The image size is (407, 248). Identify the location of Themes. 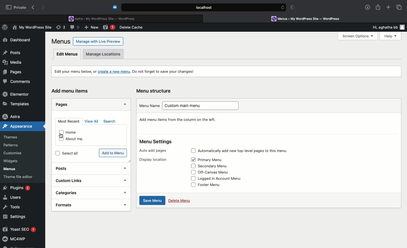
(14, 137).